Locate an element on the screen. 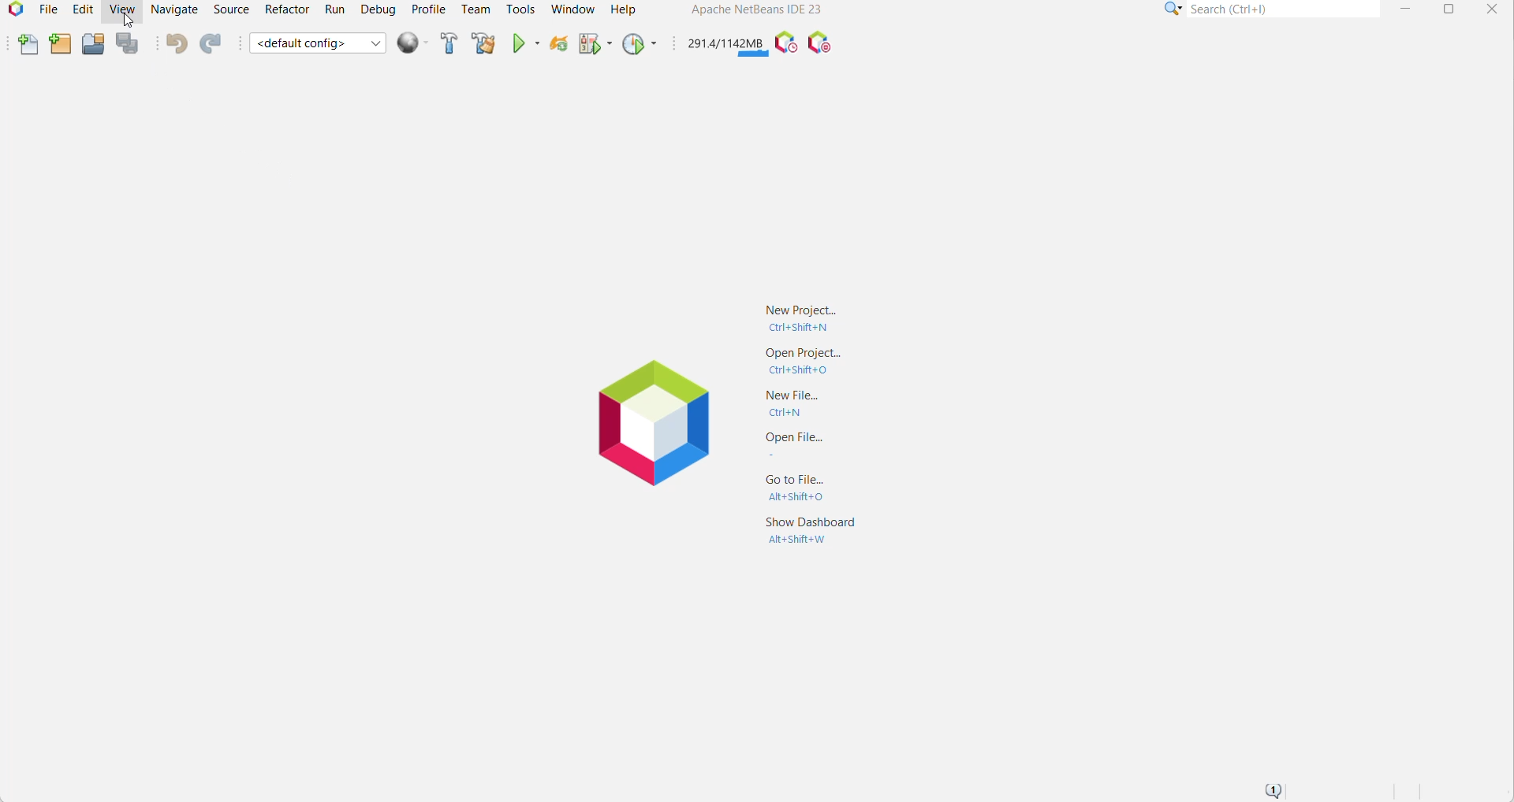 This screenshot has width=1514, height=802. File is located at coordinates (47, 11).